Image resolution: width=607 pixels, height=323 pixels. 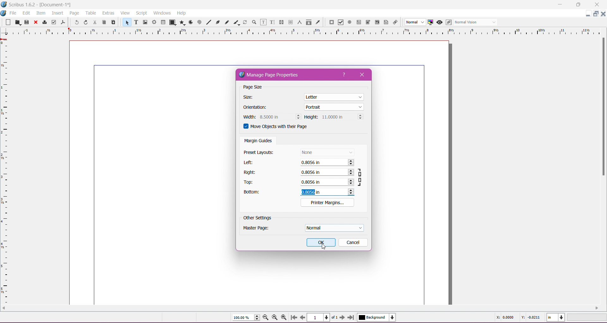 I want to click on Zoom to 100%, so click(x=275, y=317).